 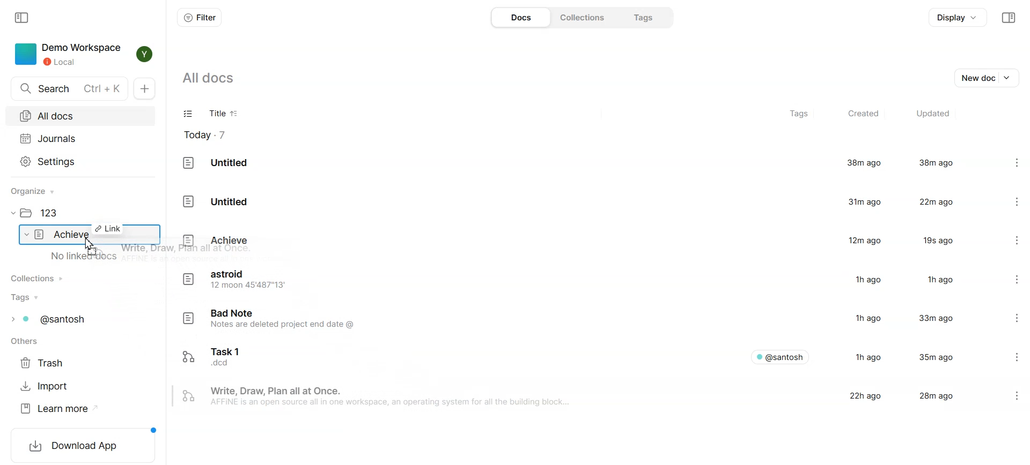 I want to click on Doc File, so click(x=577, y=200).